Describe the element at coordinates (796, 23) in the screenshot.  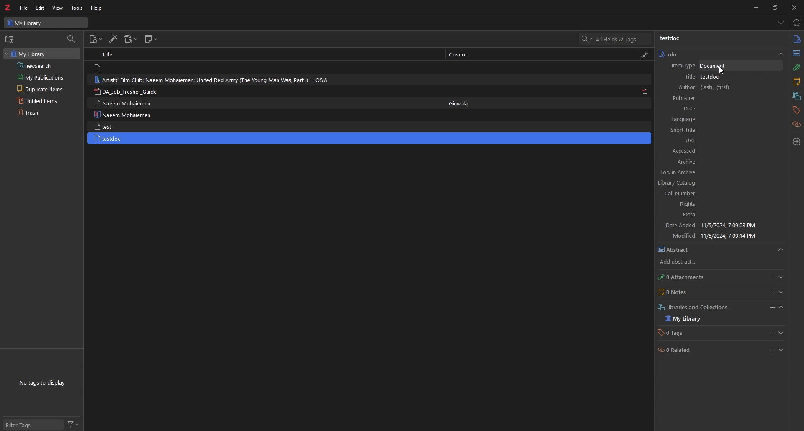
I see `sync with zotero.org` at that location.